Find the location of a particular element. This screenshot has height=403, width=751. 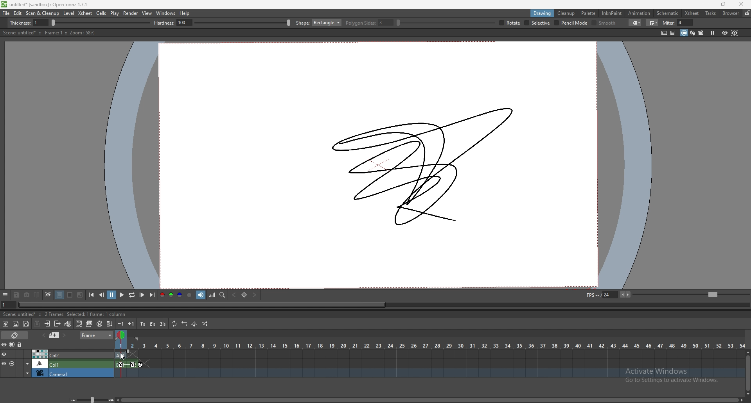

black background is located at coordinates (59, 295).